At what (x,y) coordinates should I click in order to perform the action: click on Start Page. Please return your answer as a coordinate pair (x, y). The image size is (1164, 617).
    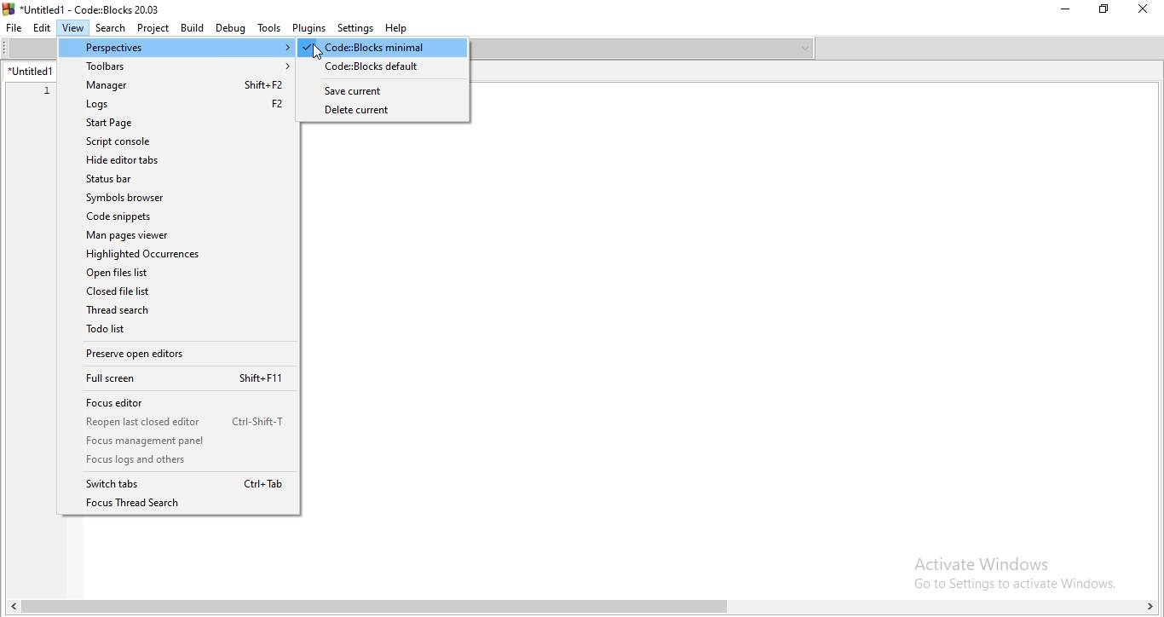
    Looking at the image, I should click on (179, 124).